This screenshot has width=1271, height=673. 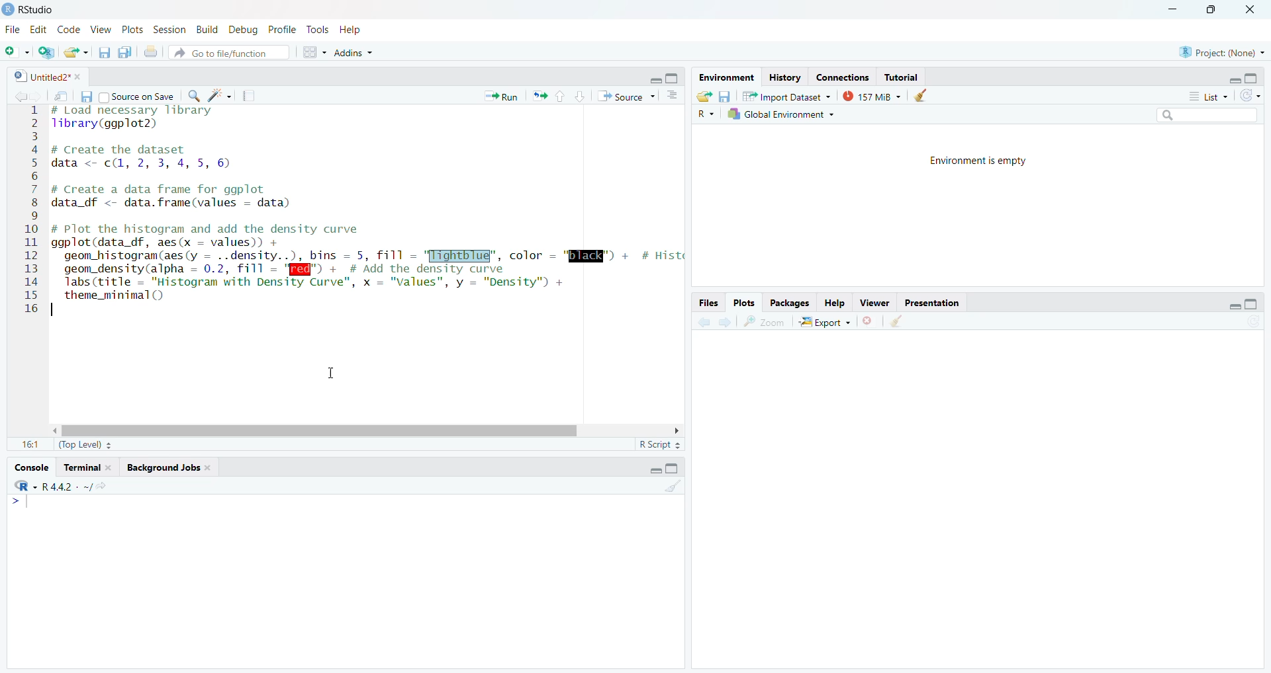 What do you see at coordinates (842, 77) in the screenshot?
I see `Connections` at bounding box center [842, 77].